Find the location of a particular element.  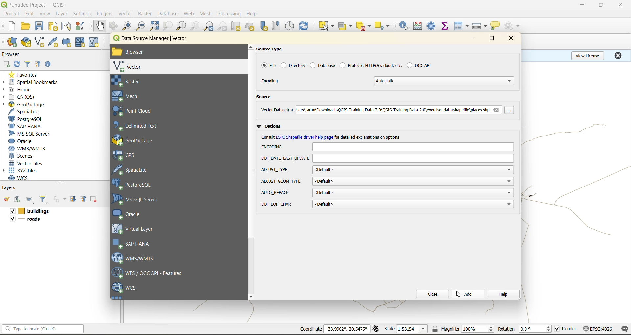

collapse all is located at coordinates (84, 199).